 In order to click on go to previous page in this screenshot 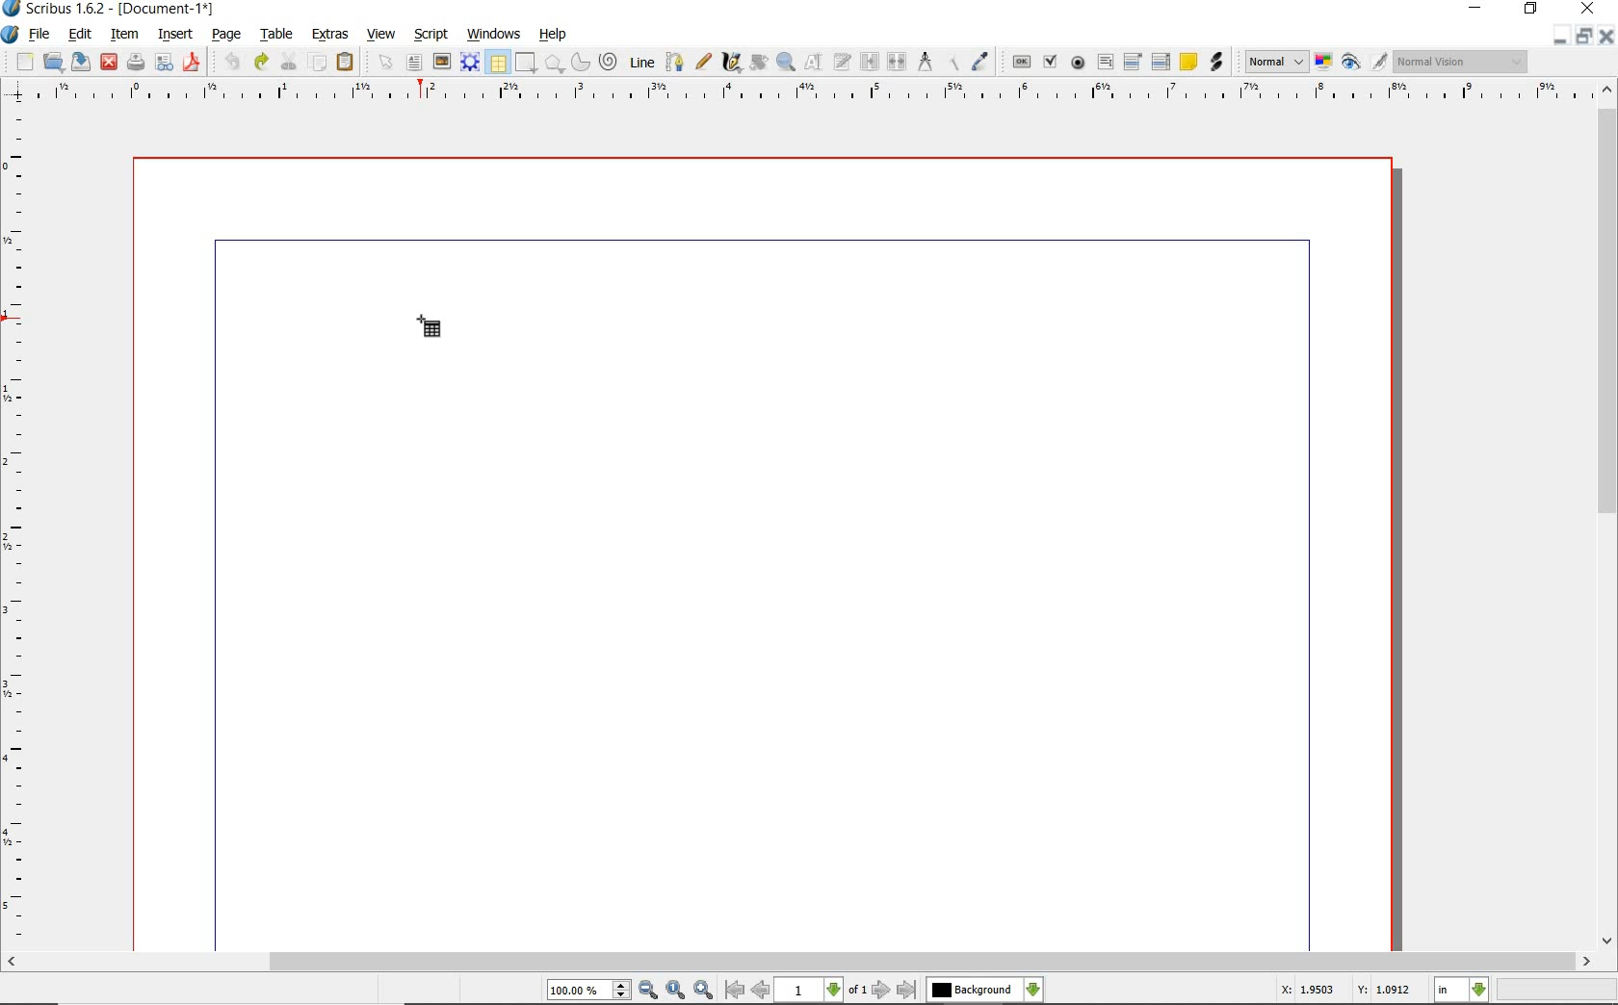, I will do `click(760, 991)`.